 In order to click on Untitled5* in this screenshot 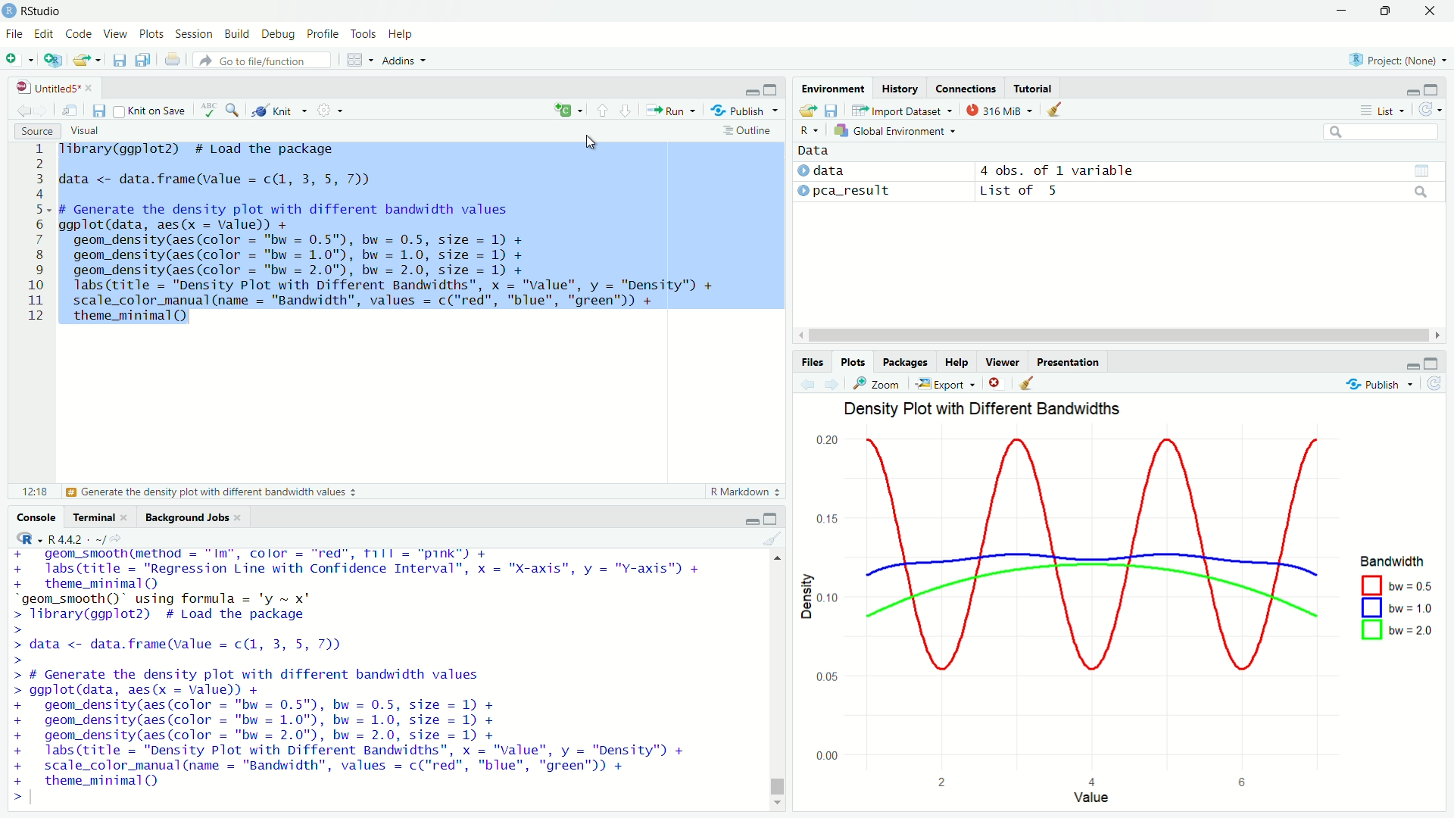, I will do `click(48, 87)`.